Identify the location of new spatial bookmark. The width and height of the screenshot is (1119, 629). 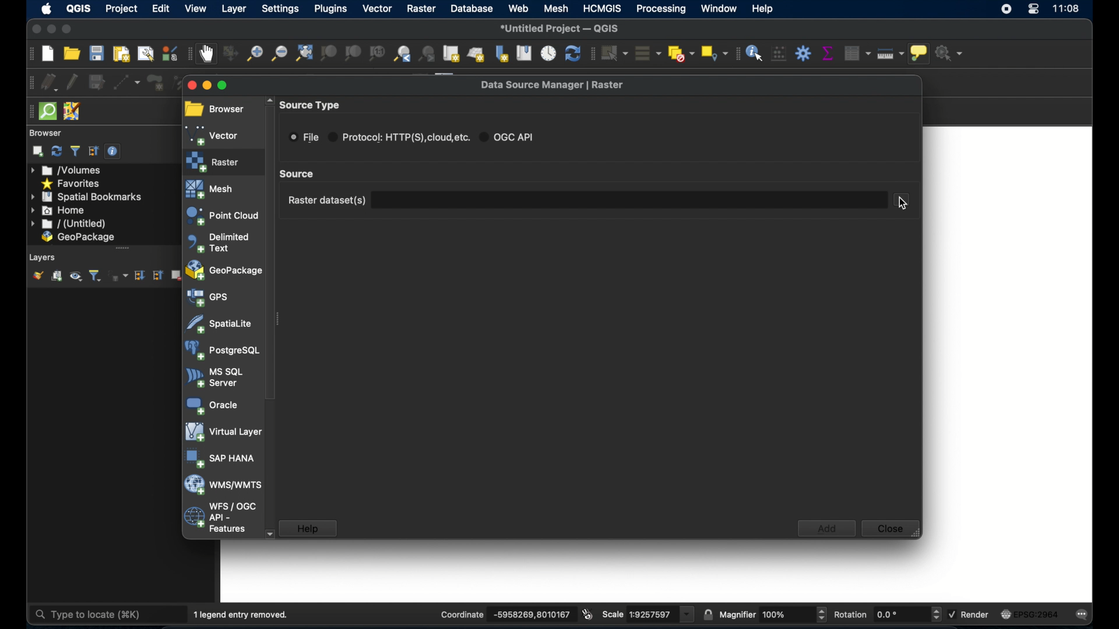
(502, 53).